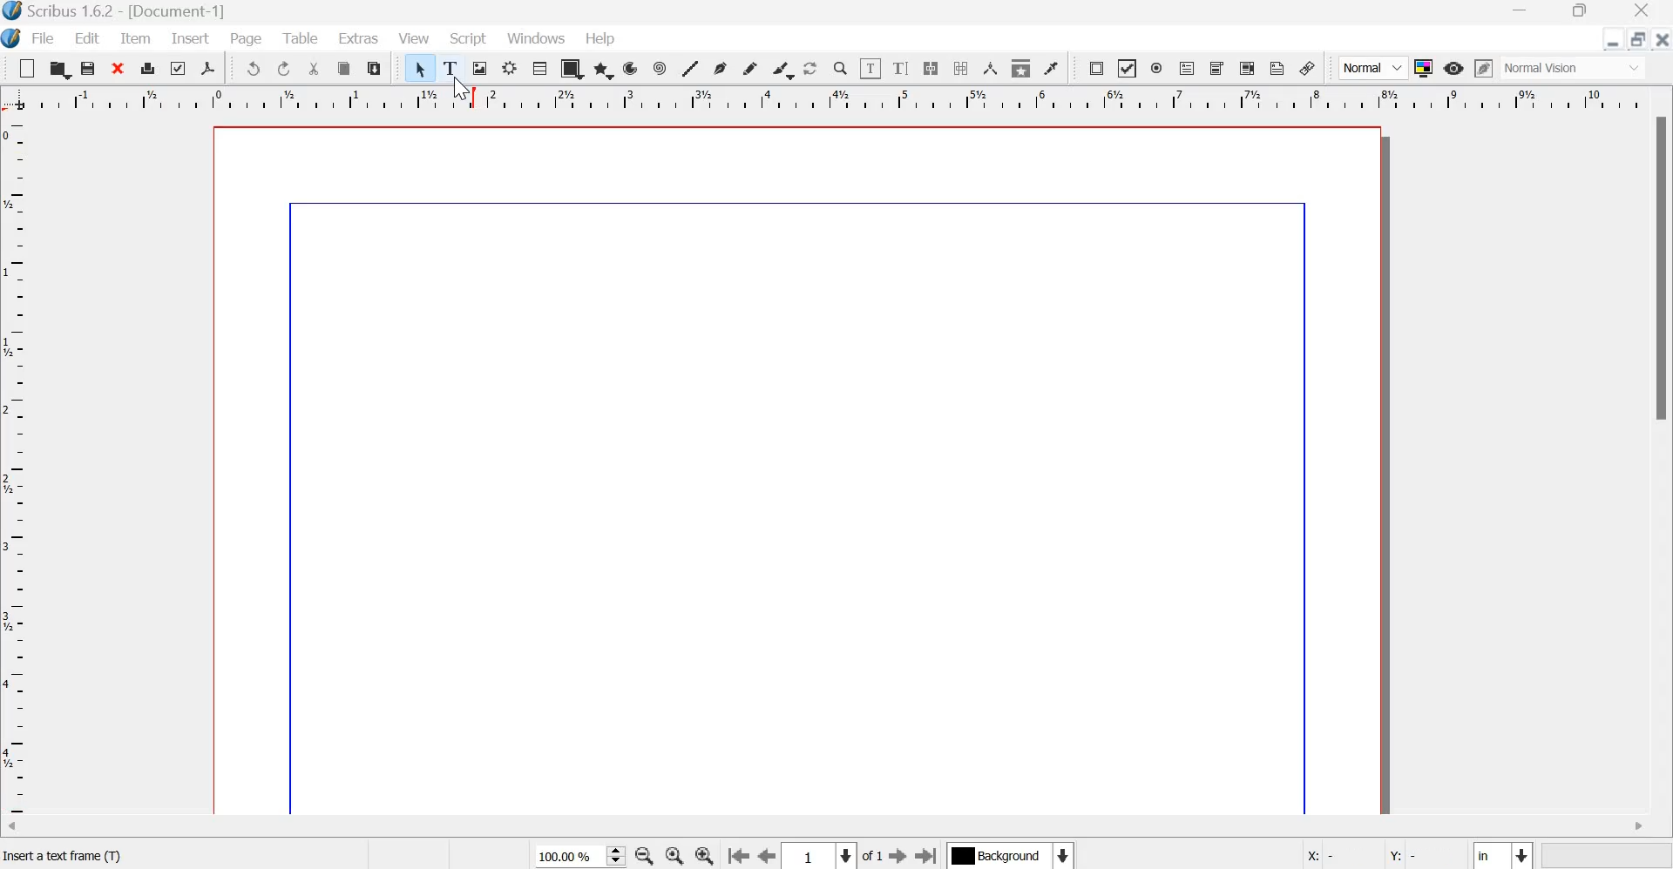  I want to click on , so click(300, 38).